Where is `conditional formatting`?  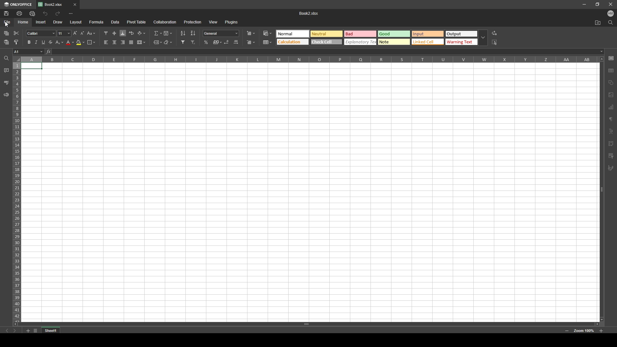
conditional formatting is located at coordinates (268, 33).